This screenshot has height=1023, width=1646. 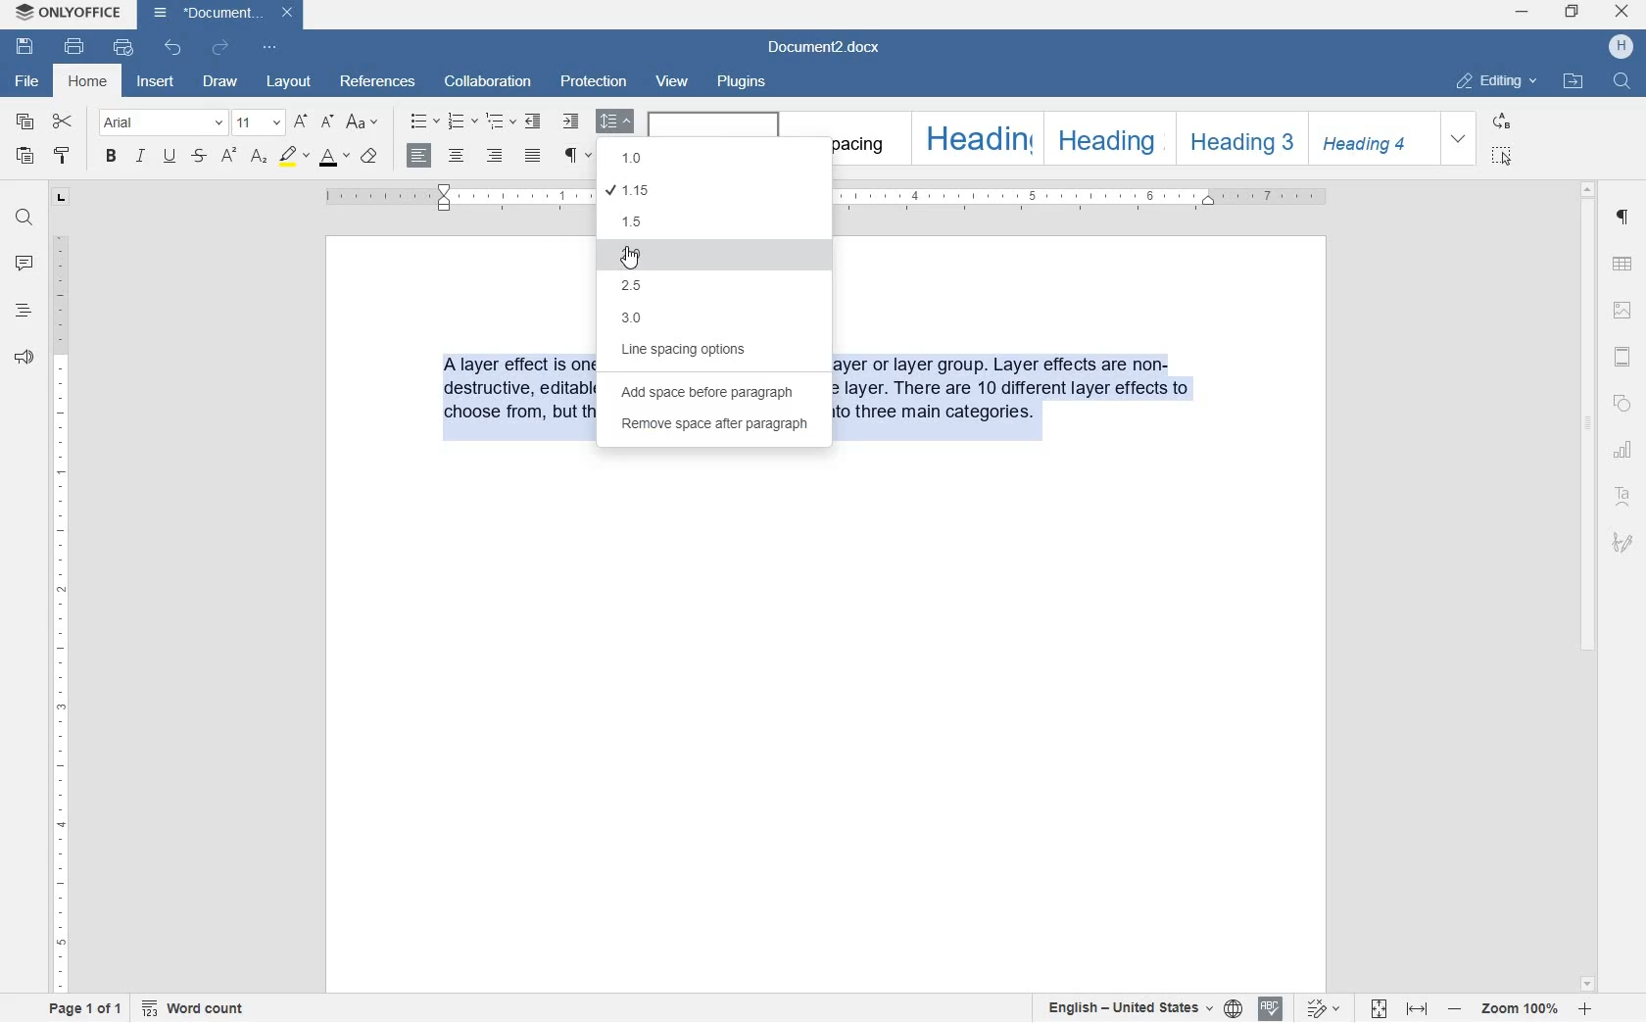 I want to click on minimize, so click(x=1522, y=13).